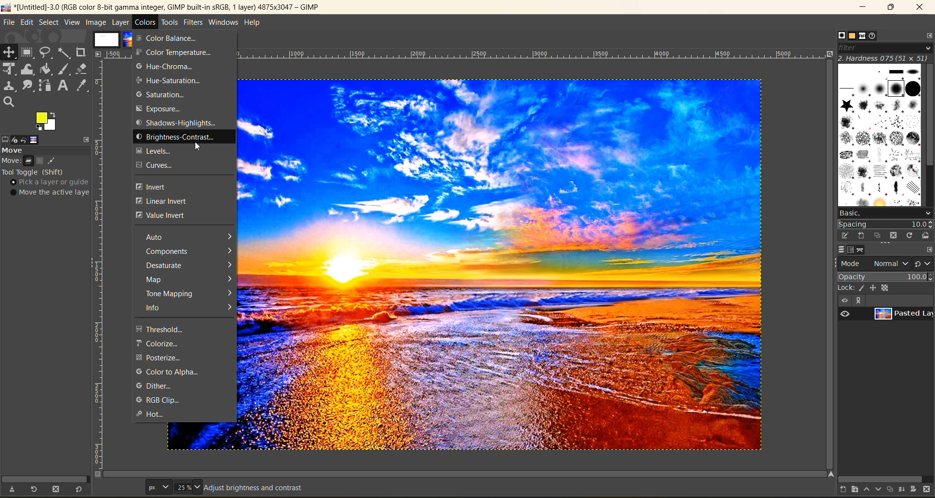  I want to click on active foreground and background color, so click(47, 122).